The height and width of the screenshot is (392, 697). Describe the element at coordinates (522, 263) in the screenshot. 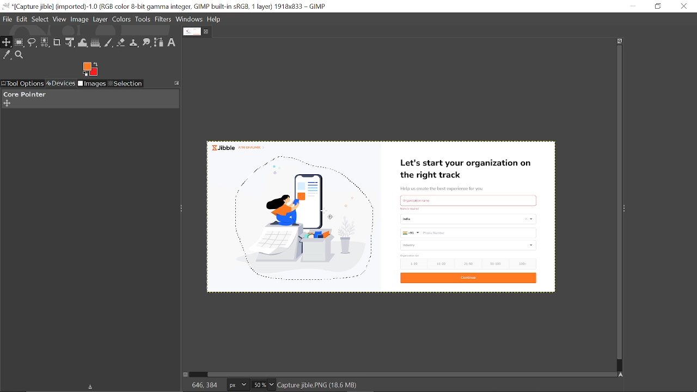

I see `100+` at that location.